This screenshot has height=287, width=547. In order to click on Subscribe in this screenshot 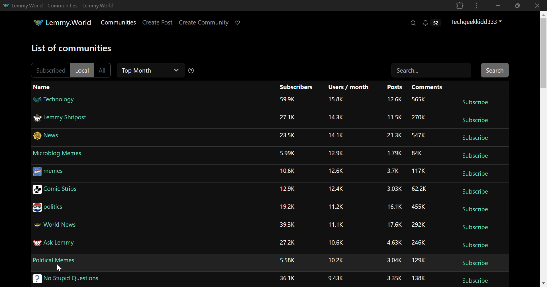, I will do `click(474, 156)`.